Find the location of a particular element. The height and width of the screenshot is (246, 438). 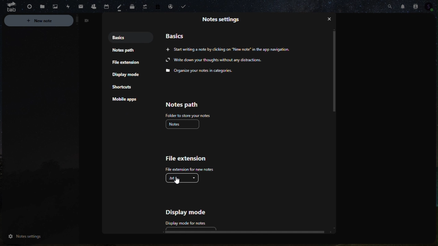

Calendar is located at coordinates (109, 5).